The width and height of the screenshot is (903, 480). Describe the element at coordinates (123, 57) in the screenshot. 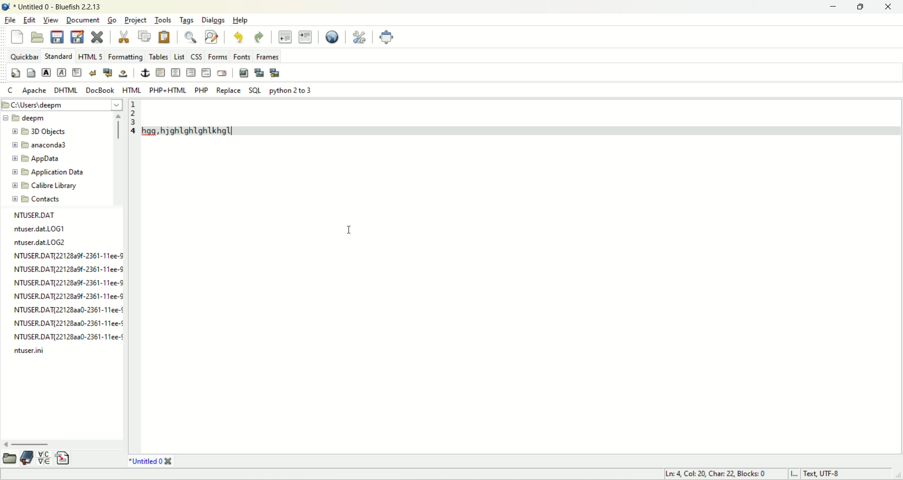

I see `formatting` at that location.